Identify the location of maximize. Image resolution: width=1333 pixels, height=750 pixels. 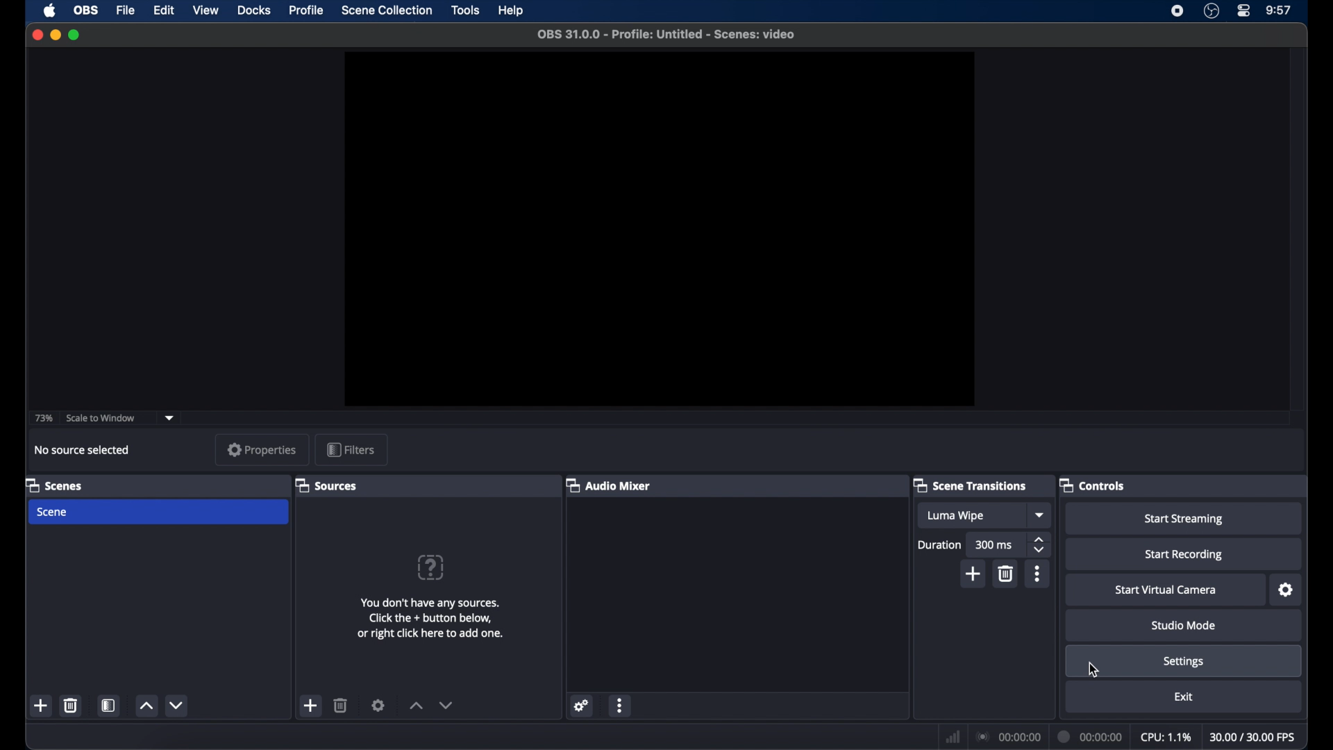
(55, 35).